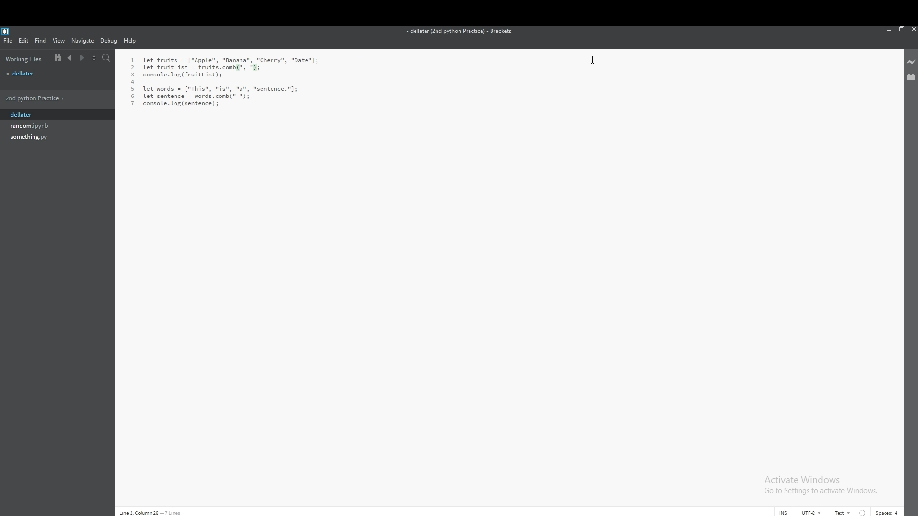  I want to click on split view, so click(95, 57).